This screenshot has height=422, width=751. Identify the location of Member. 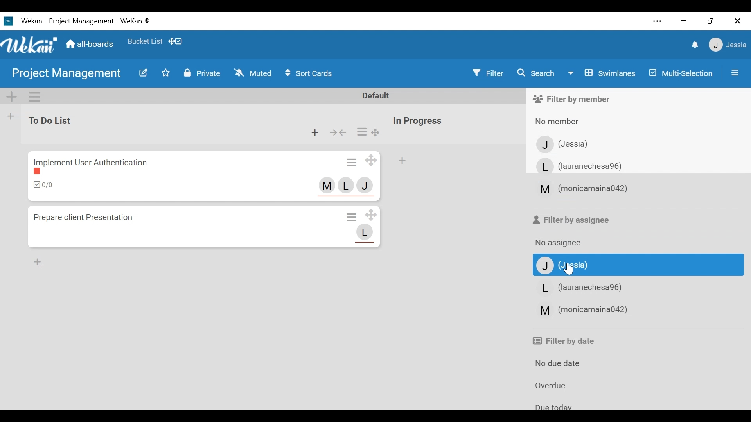
(579, 144).